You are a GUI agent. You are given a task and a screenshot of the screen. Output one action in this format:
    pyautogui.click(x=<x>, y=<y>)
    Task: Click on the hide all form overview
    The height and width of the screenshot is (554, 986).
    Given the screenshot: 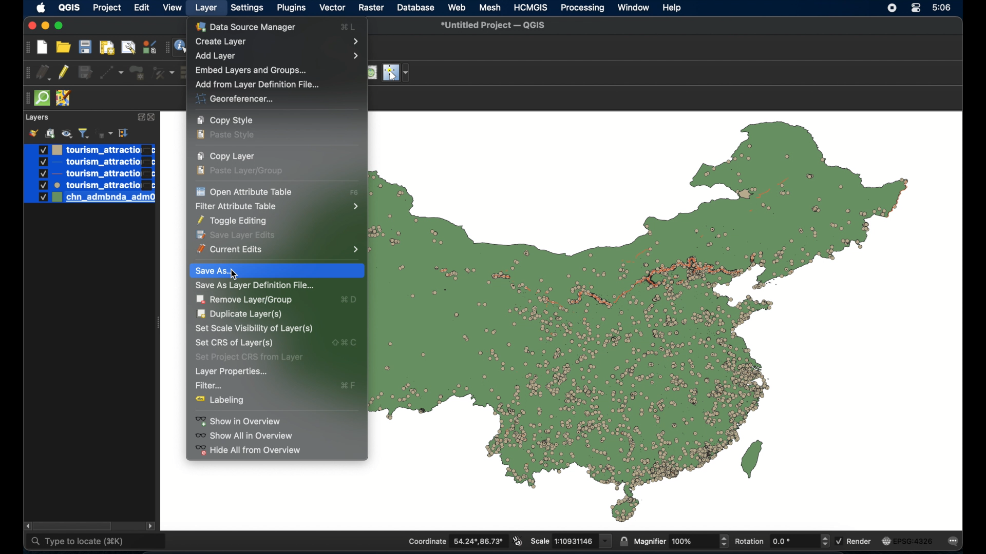 What is the action you would take?
    pyautogui.click(x=248, y=451)
    